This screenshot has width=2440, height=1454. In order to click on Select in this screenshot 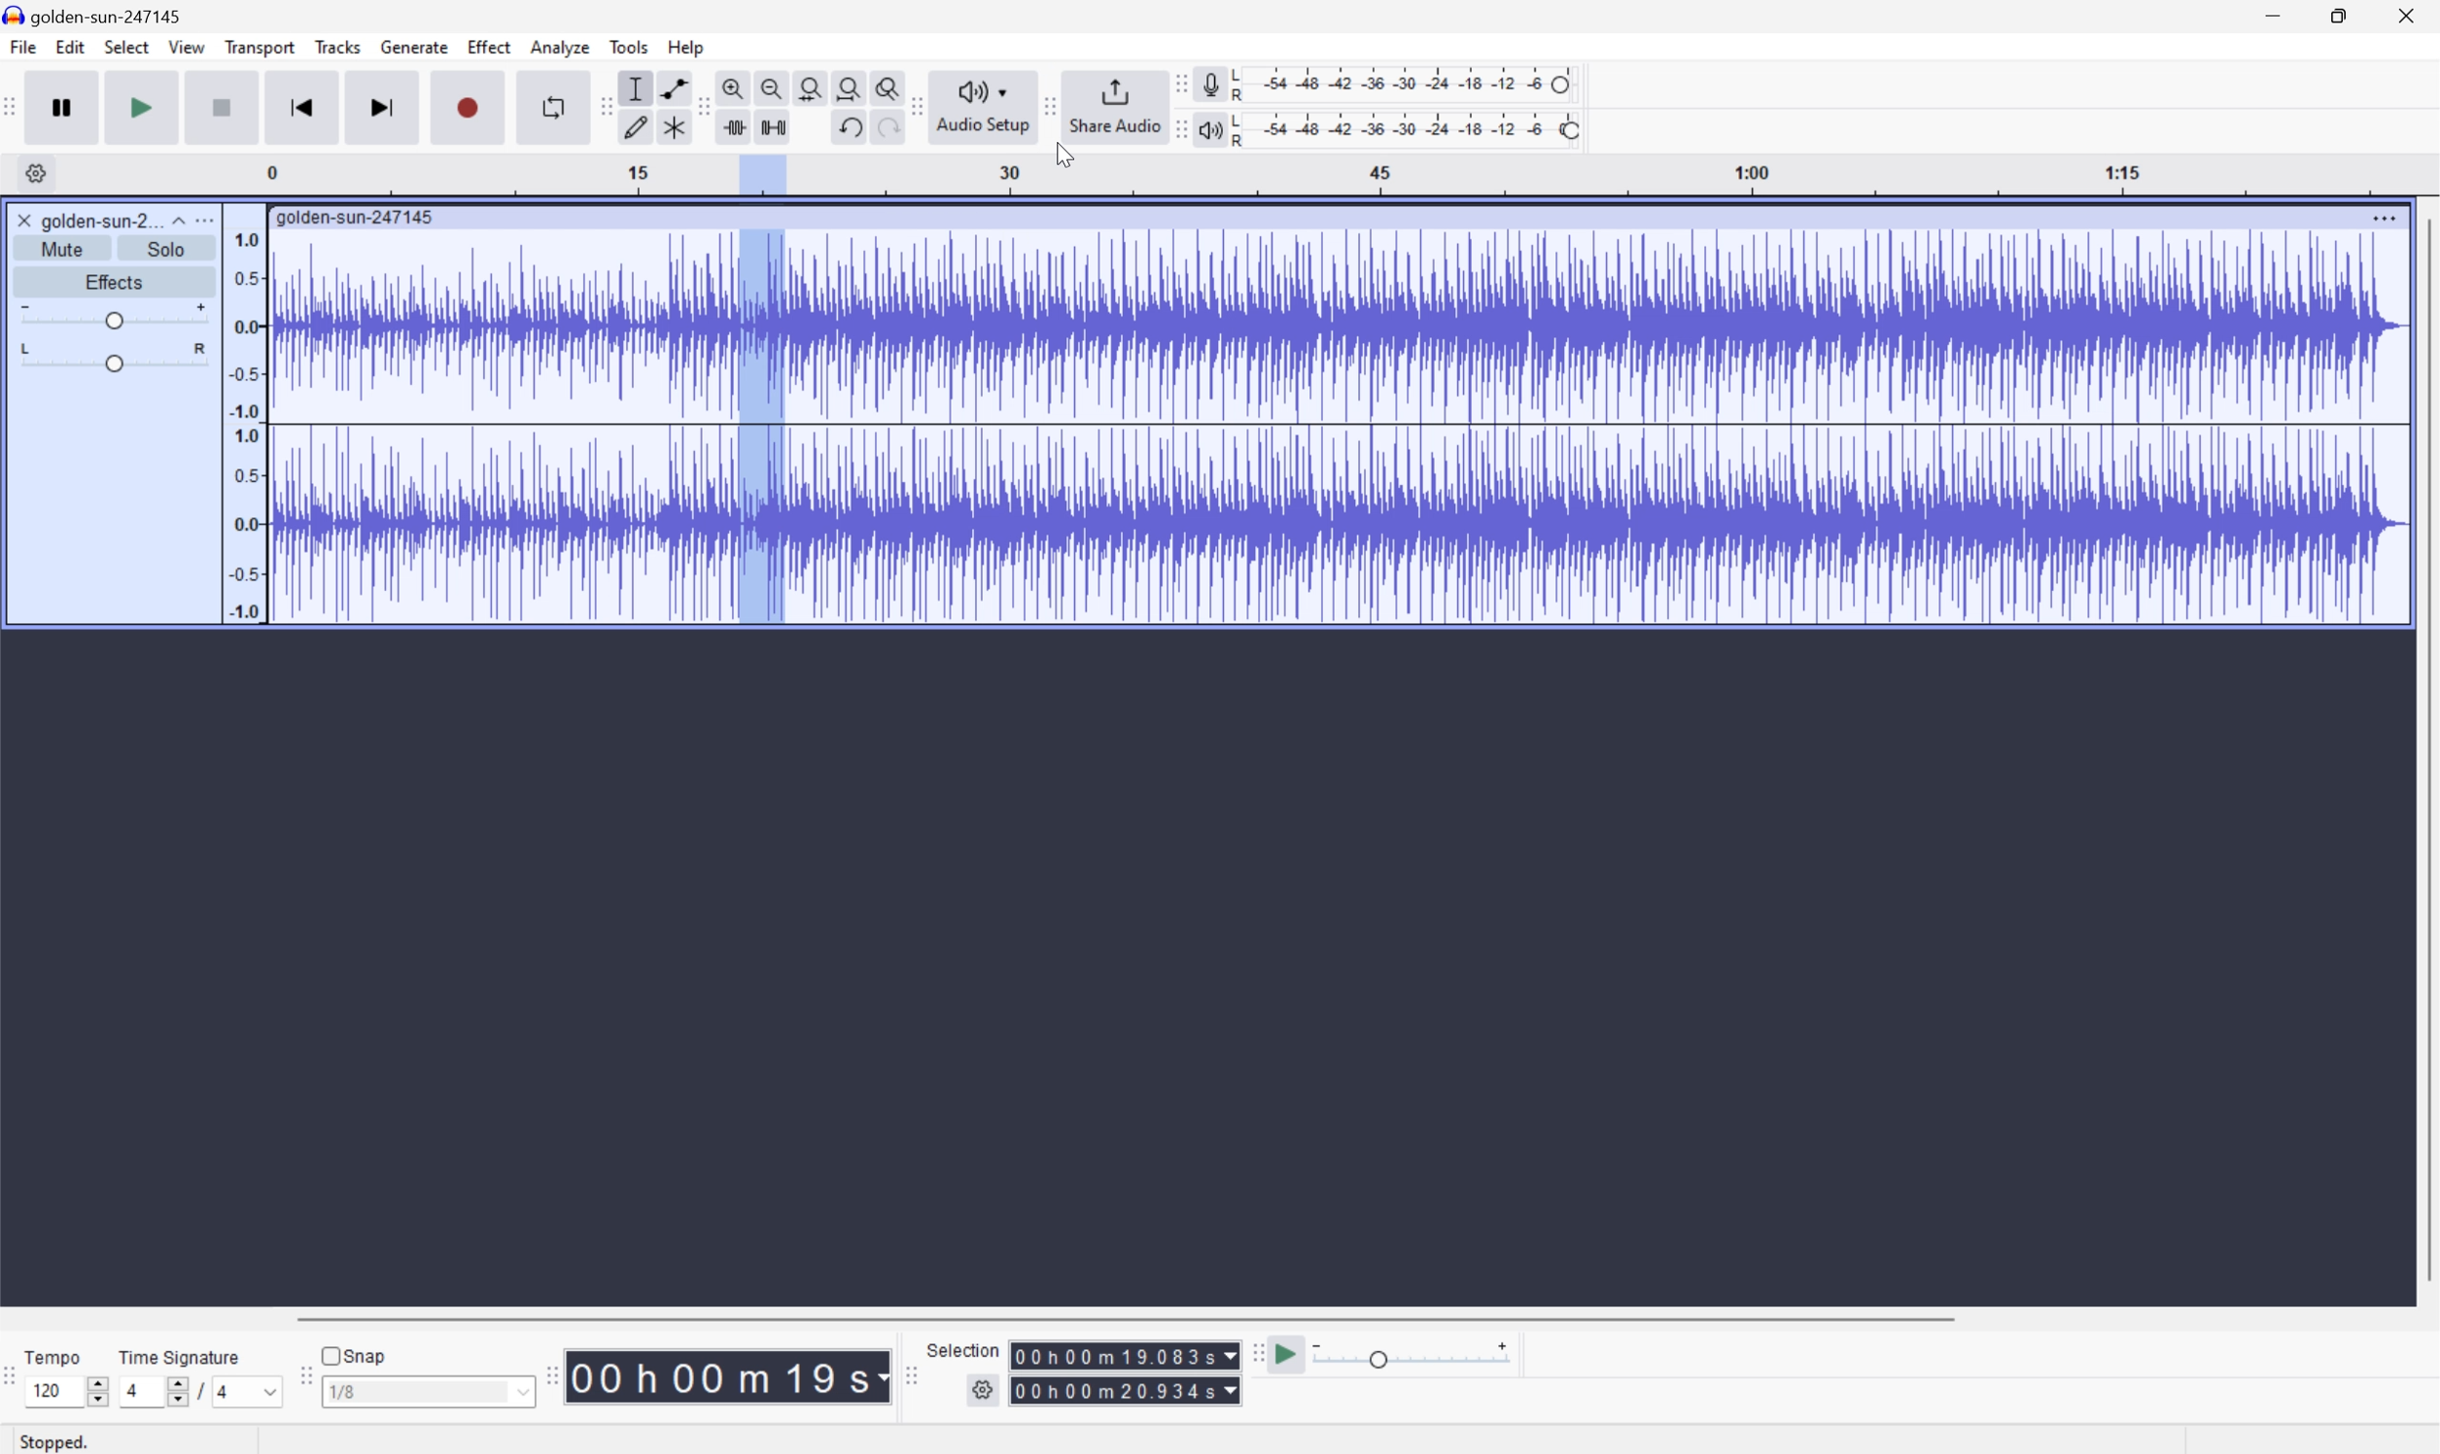, I will do `click(126, 49)`.